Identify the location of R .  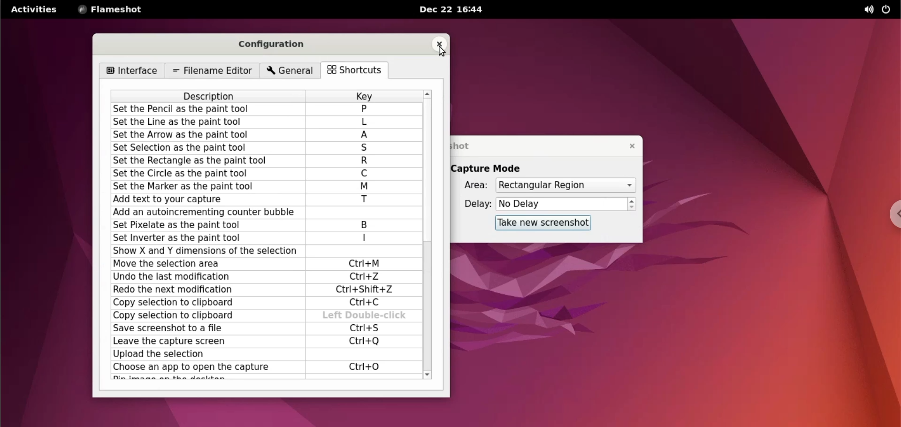
(365, 161).